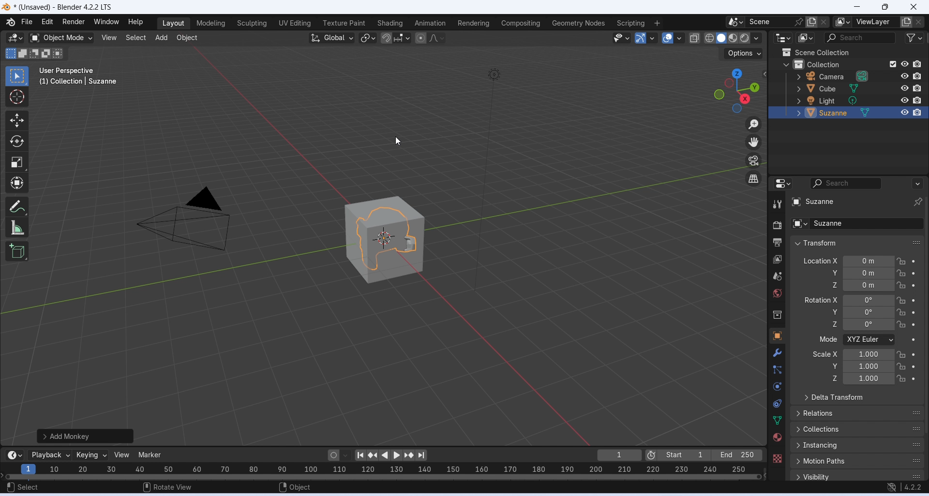 The width and height of the screenshot is (929, 496). Describe the element at coordinates (869, 285) in the screenshot. I see `location` at that location.